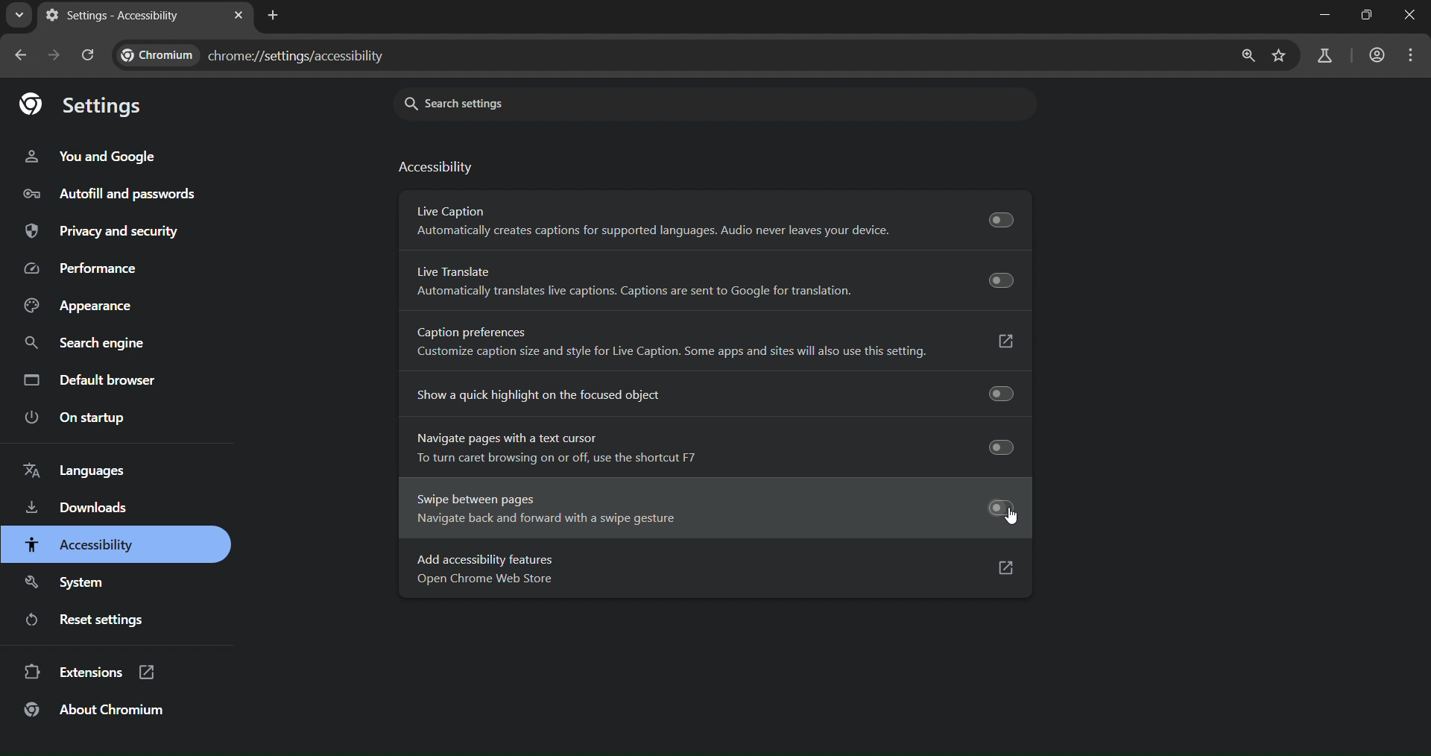 This screenshot has height=756, width=1431. Describe the element at coordinates (707, 511) in the screenshot. I see `Swipe between pages
Navigate back and forward with a swipe gesture` at that location.